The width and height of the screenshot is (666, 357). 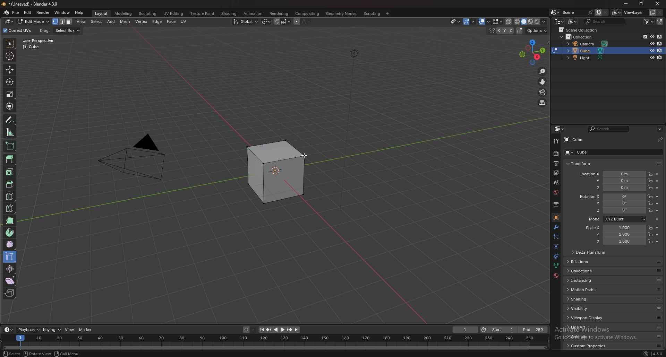 What do you see at coordinates (10, 132) in the screenshot?
I see `measure` at bounding box center [10, 132].